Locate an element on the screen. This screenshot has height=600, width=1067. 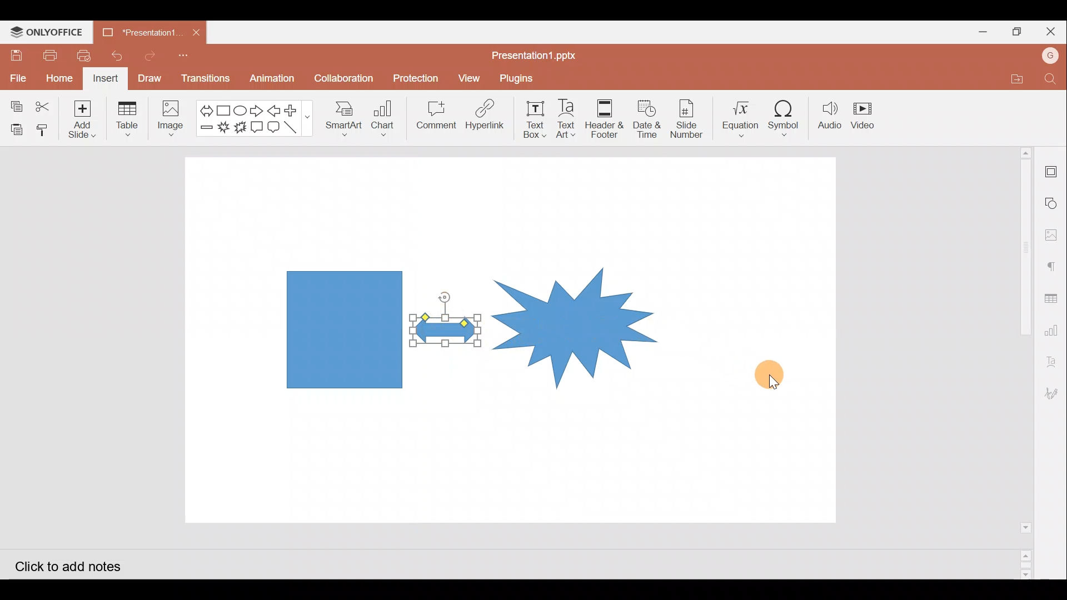
Click to add notes is located at coordinates (66, 564).